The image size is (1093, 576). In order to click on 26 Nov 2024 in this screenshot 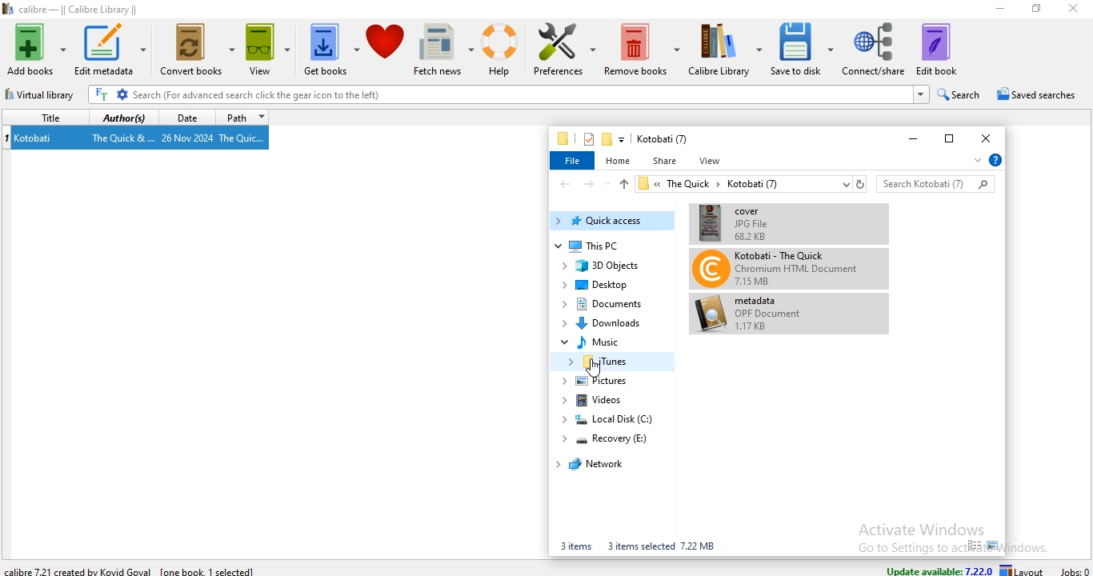, I will do `click(188, 138)`.